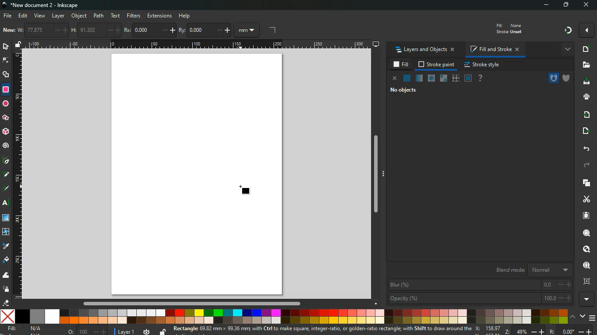  Describe the element at coordinates (550, 79) in the screenshot. I see `hole` at that location.